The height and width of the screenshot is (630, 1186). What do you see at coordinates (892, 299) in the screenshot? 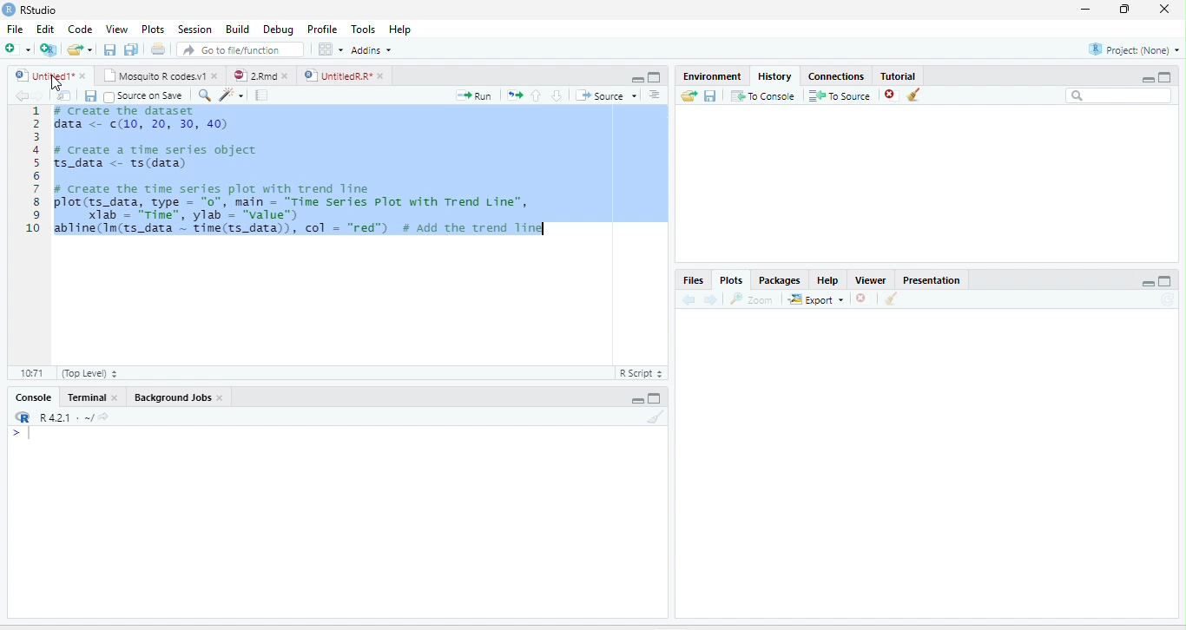
I see `Clear all plots` at bounding box center [892, 299].